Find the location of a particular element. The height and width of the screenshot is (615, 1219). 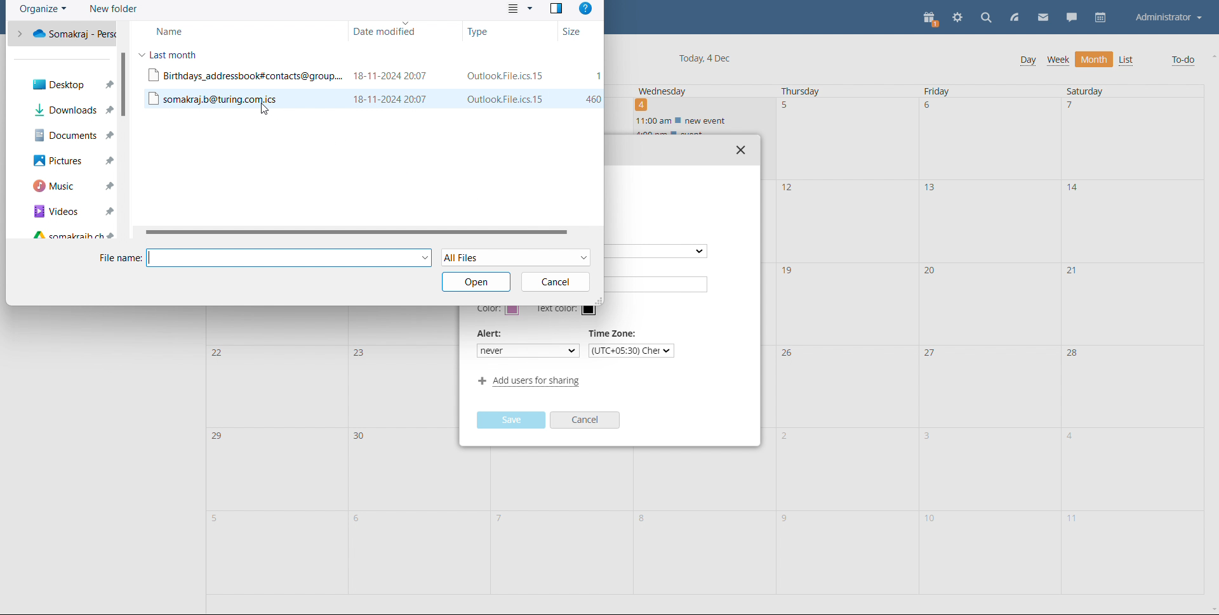

pictures is located at coordinates (71, 161).